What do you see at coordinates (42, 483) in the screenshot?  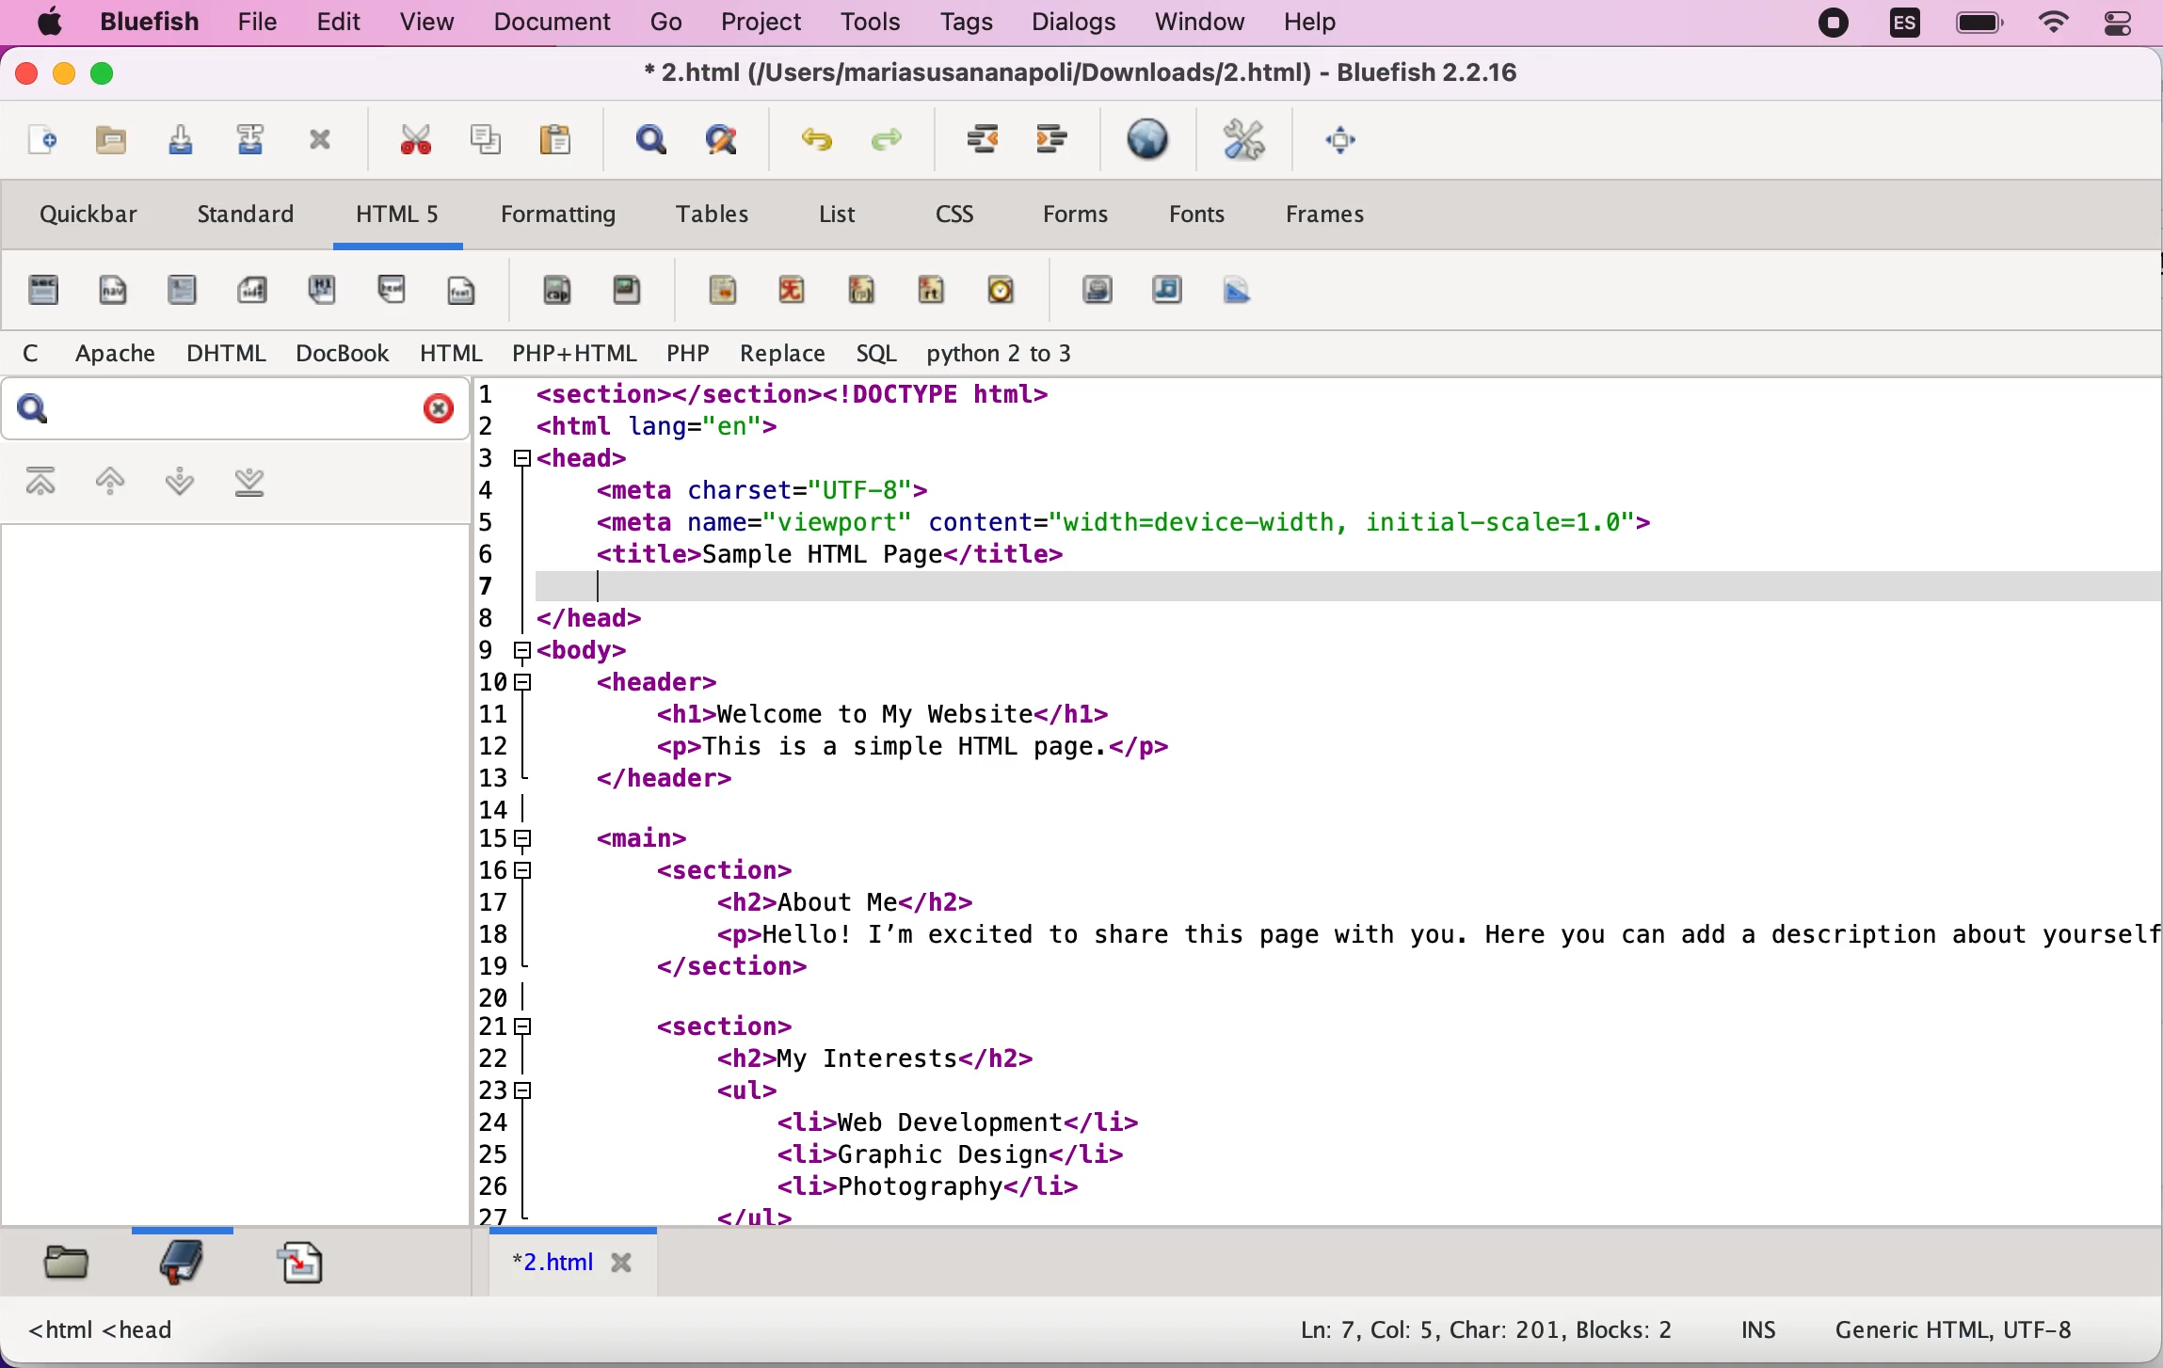 I see `first bookmark` at bounding box center [42, 483].